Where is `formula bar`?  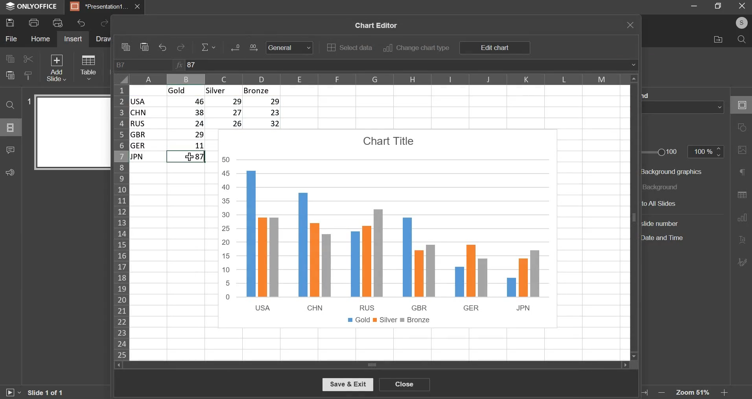
formula bar is located at coordinates (405, 65).